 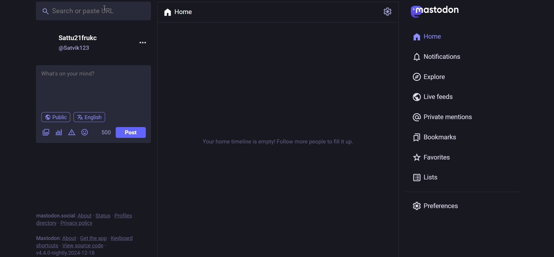 I want to click on about, so click(x=69, y=237).